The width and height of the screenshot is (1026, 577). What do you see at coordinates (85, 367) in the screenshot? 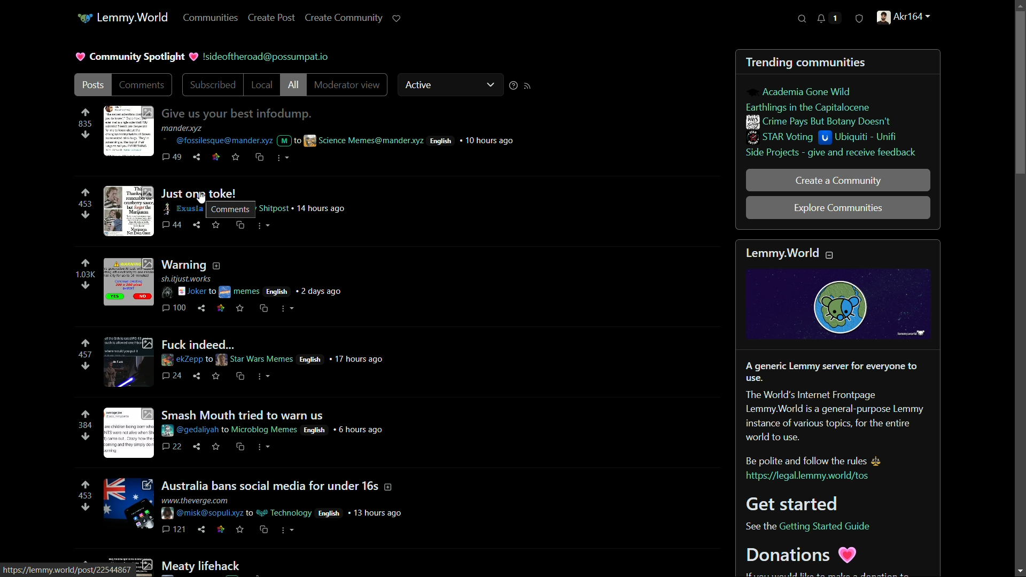
I see `downvote` at bounding box center [85, 367].